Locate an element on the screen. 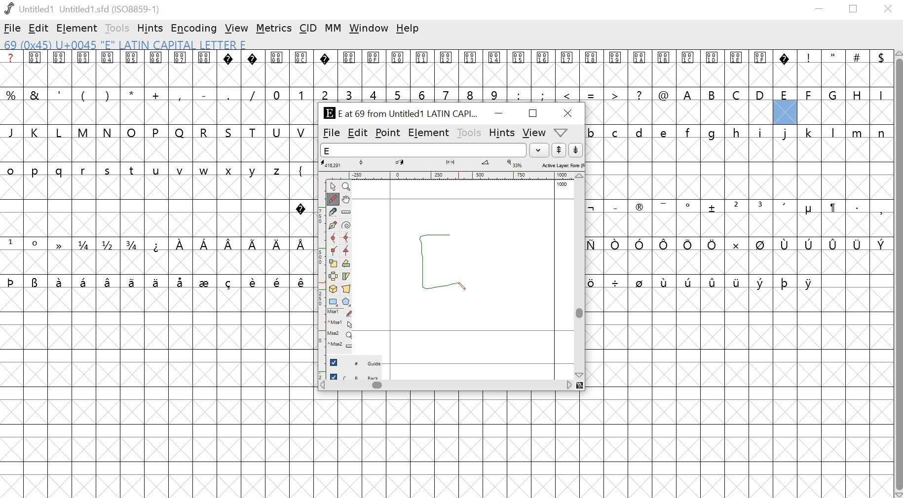 Image resolution: width=903 pixels, height=498 pixels. tools is located at coordinates (468, 132).